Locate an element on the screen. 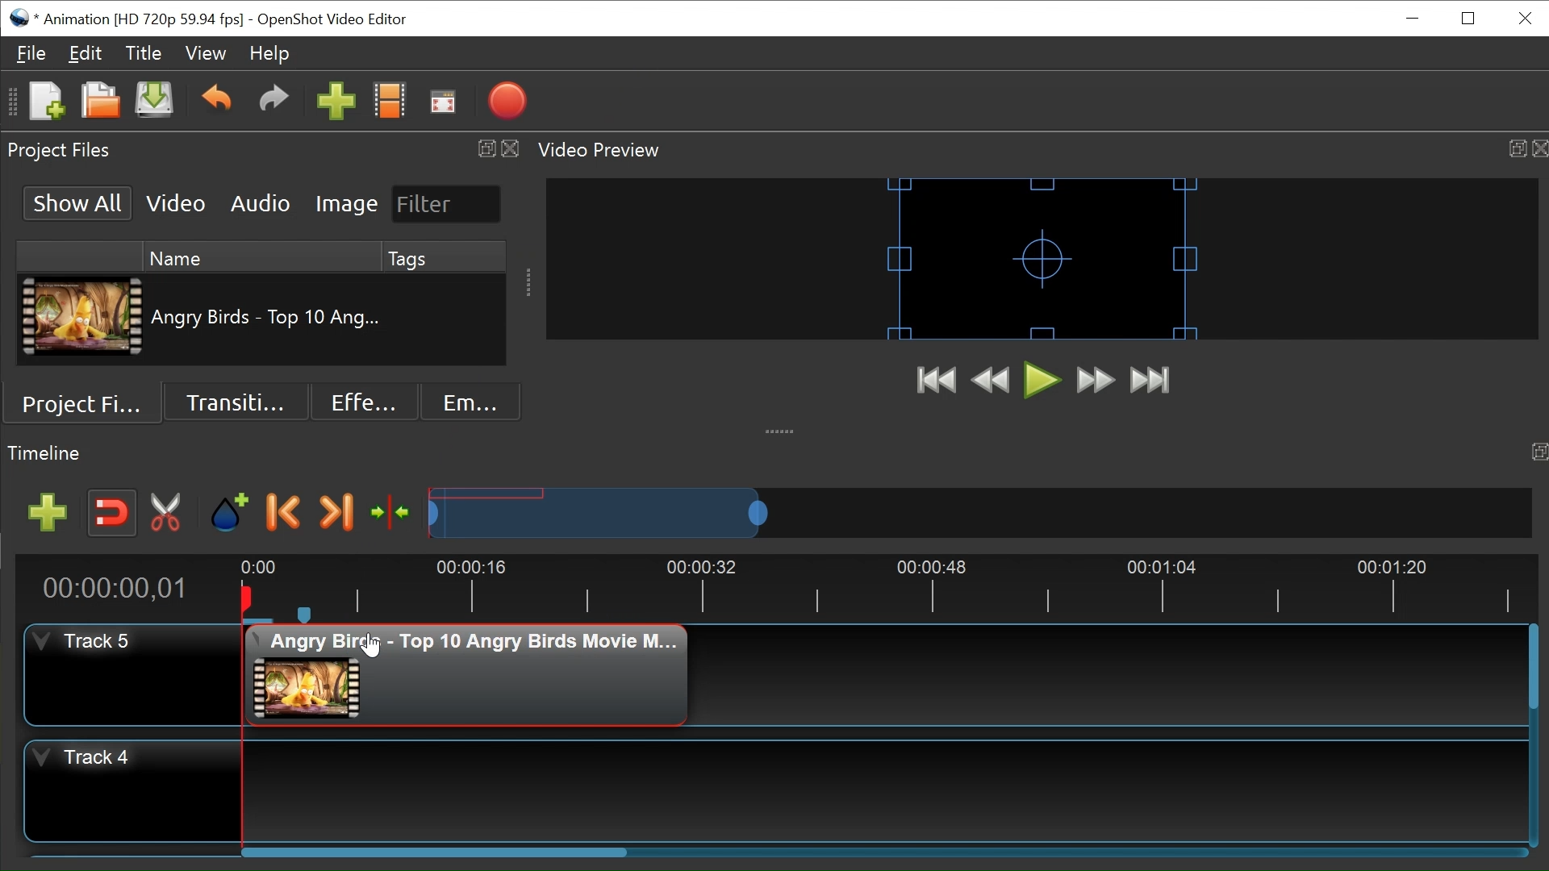 Image resolution: width=1549 pixels, height=871 pixels. Track Header is located at coordinates (134, 673).